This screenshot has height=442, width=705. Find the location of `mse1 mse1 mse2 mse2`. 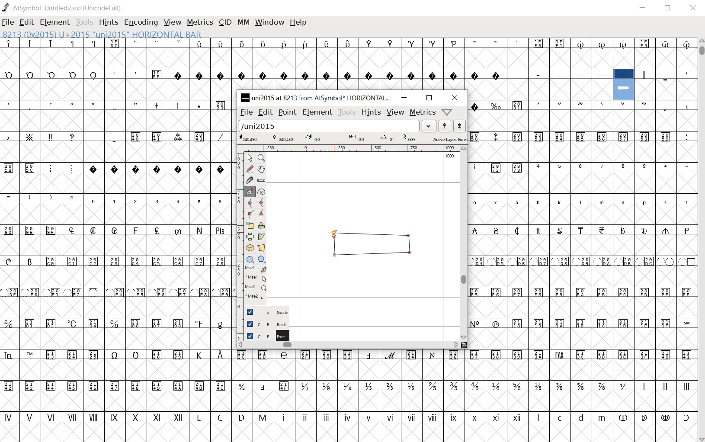

mse1 mse1 mse2 mse2 is located at coordinates (251, 284).